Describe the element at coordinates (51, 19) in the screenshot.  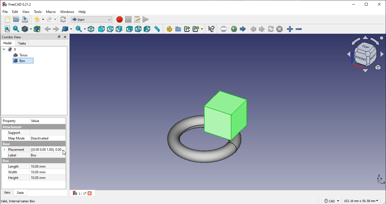
I see `redo` at that location.